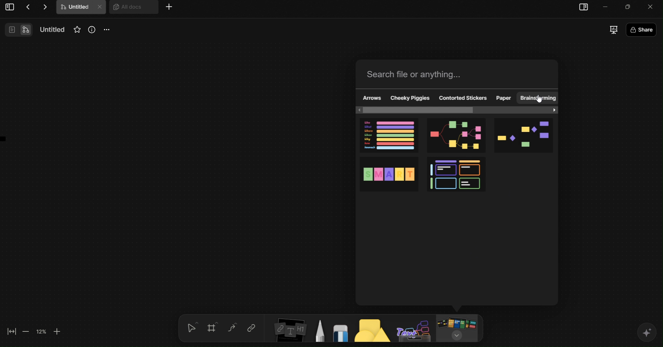 The width and height of the screenshot is (663, 347). I want to click on Zoom, so click(33, 331).